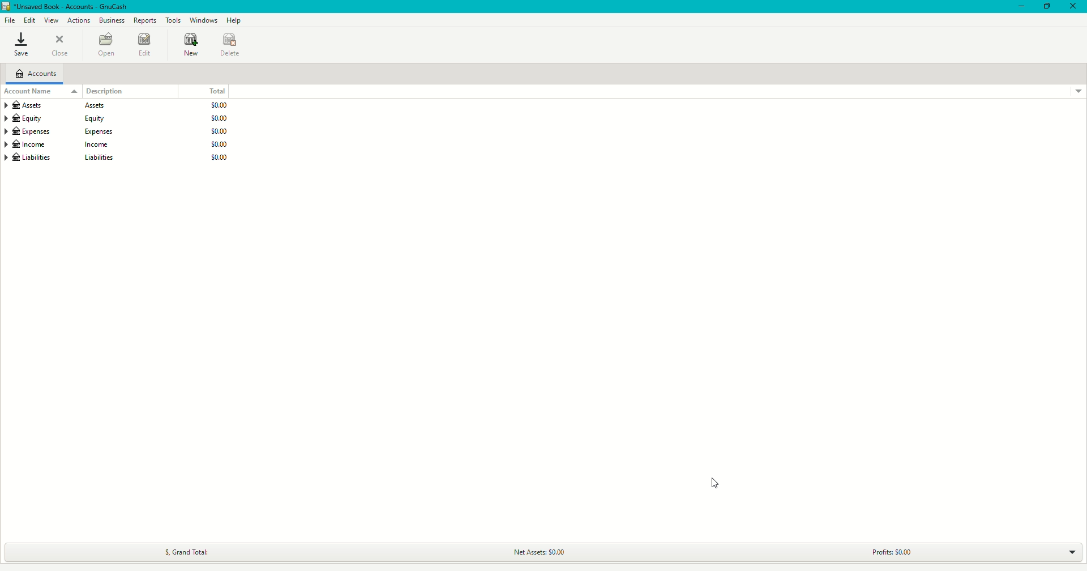 Image resolution: width=1087 pixels, height=571 pixels. What do you see at coordinates (118, 105) in the screenshot?
I see `Assets` at bounding box center [118, 105].